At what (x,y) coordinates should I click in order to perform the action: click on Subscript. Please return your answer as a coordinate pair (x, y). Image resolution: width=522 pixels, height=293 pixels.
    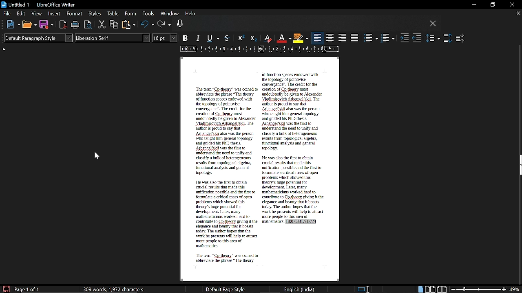
    Looking at the image, I should click on (252, 38).